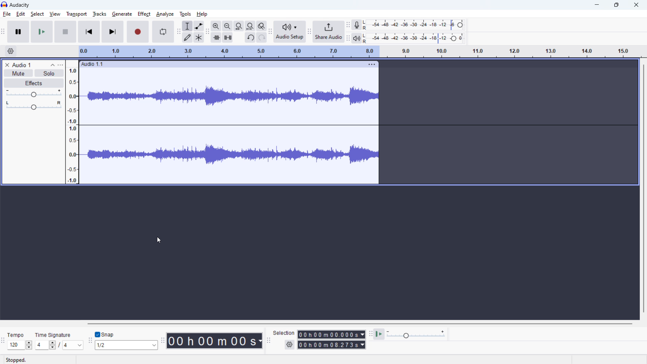 The image size is (647, 364). Describe the element at coordinates (239, 26) in the screenshot. I see `fit selection to width` at that location.